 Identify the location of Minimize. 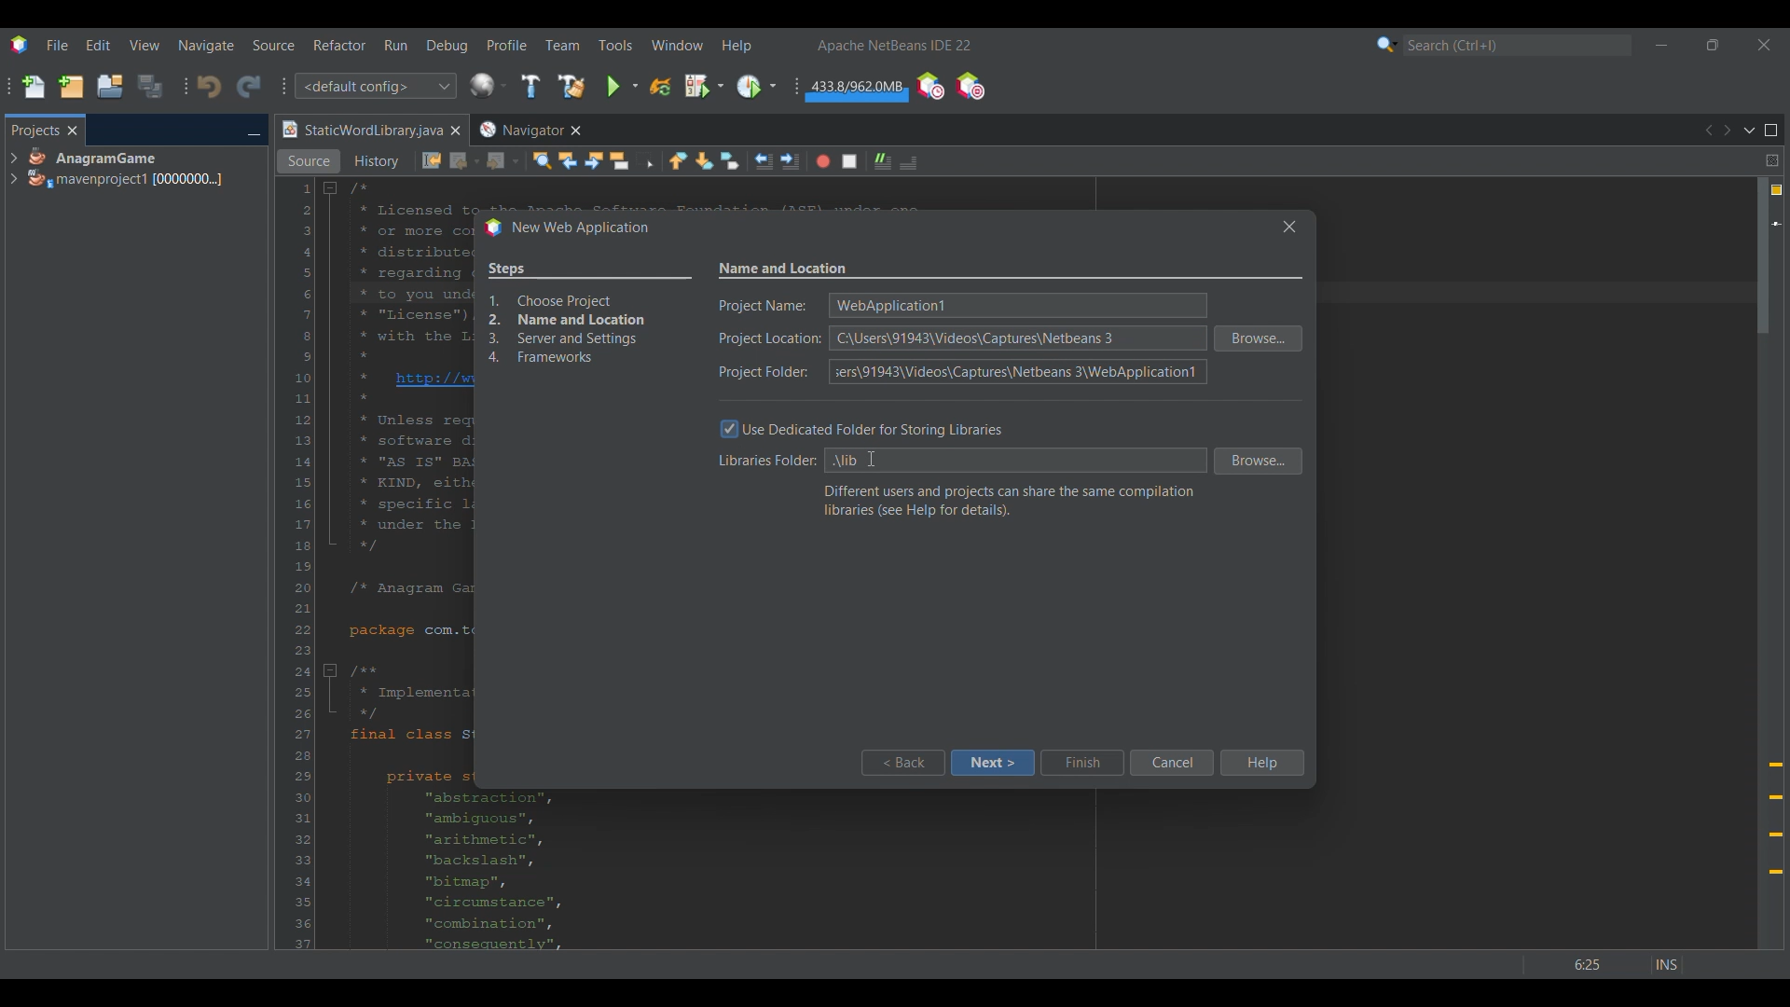
(1661, 45).